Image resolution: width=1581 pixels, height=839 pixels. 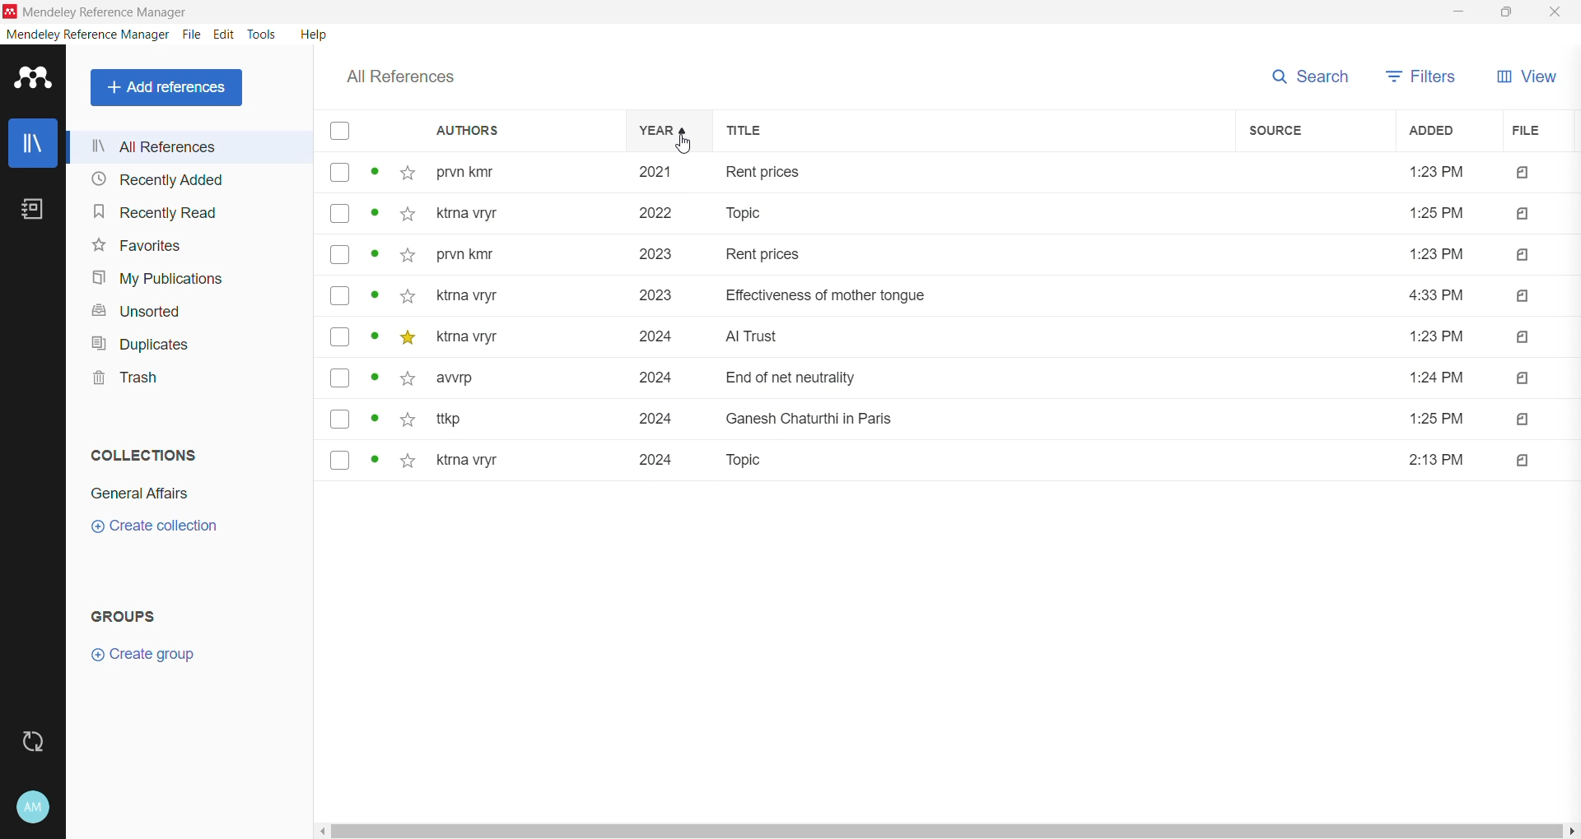 What do you see at coordinates (405, 418) in the screenshot?
I see `click to add to favorites` at bounding box center [405, 418].